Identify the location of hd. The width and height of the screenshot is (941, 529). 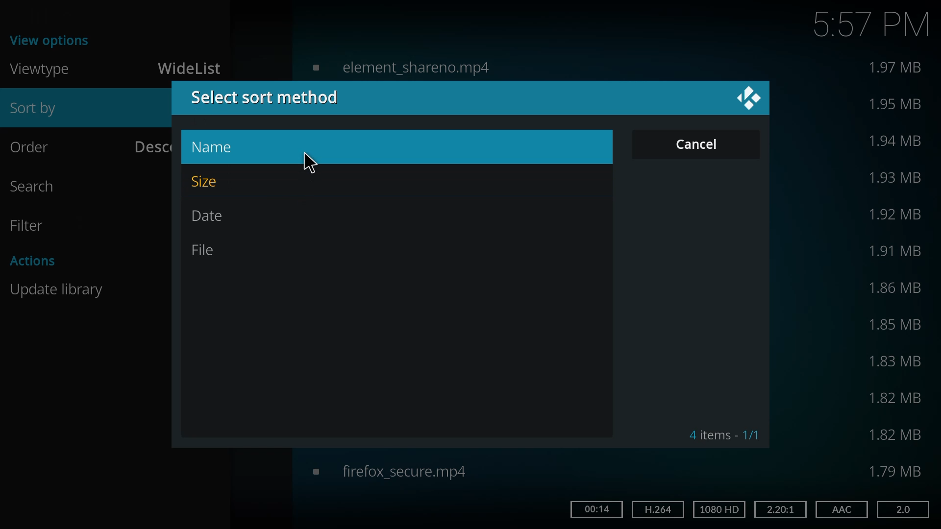
(720, 509).